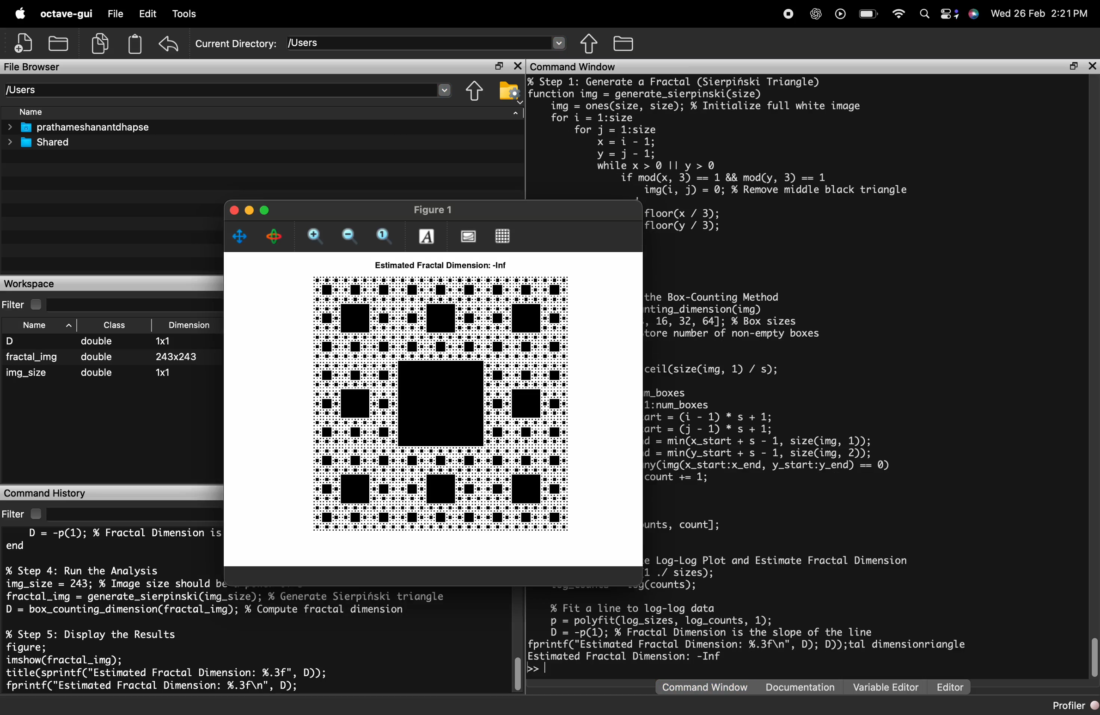  I want to click on Edit, so click(147, 13).